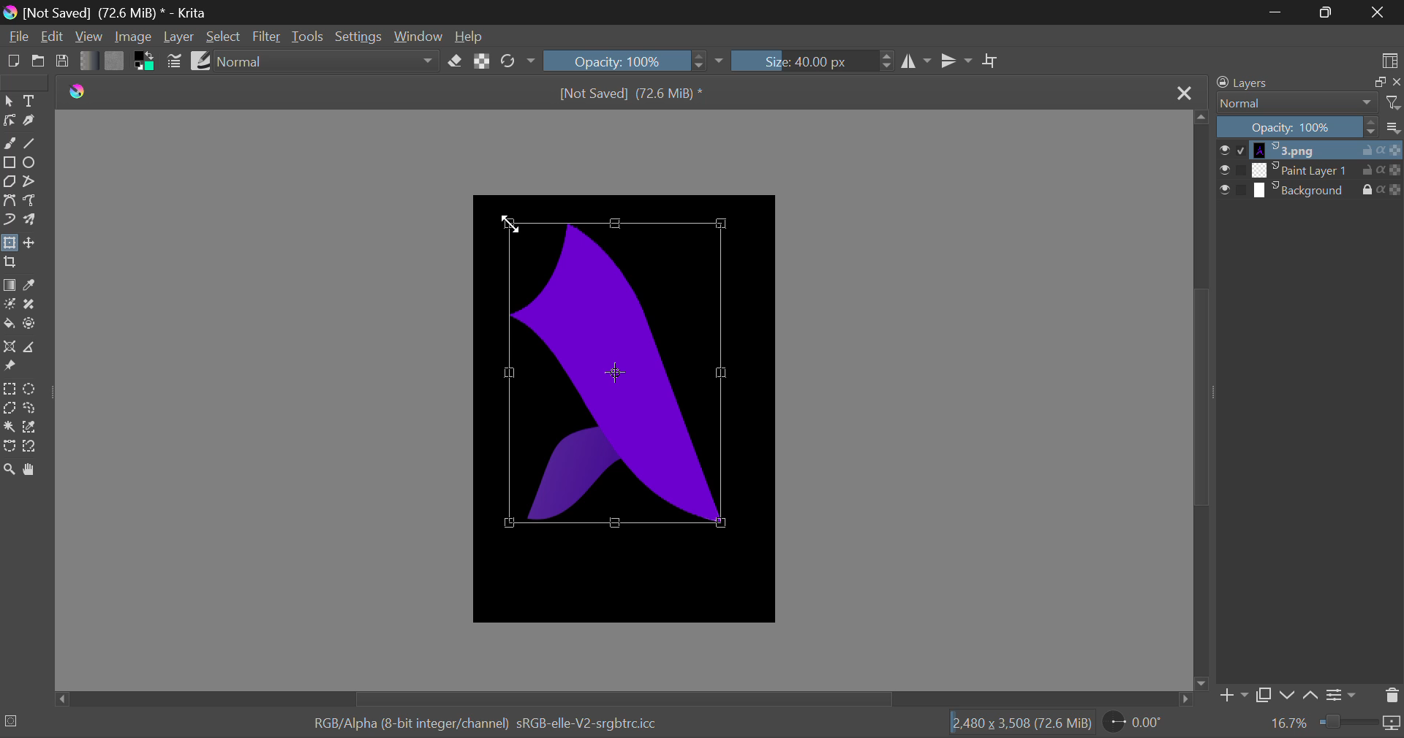 The height and width of the screenshot is (738, 1404). Describe the element at coordinates (1383, 170) in the screenshot. I see `actions` at that location.